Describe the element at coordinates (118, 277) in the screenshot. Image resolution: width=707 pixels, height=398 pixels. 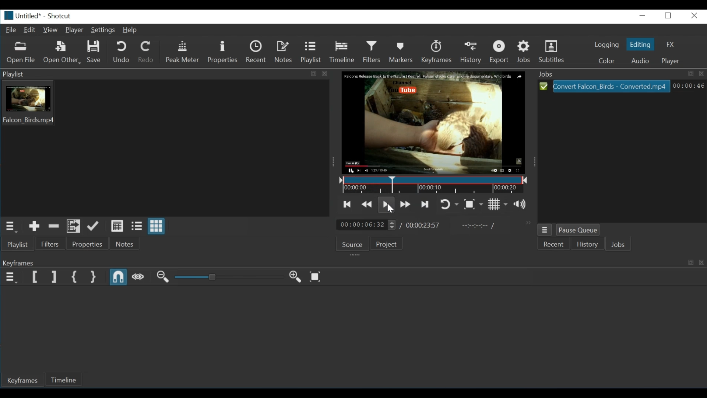
I see `Snap` at that location.